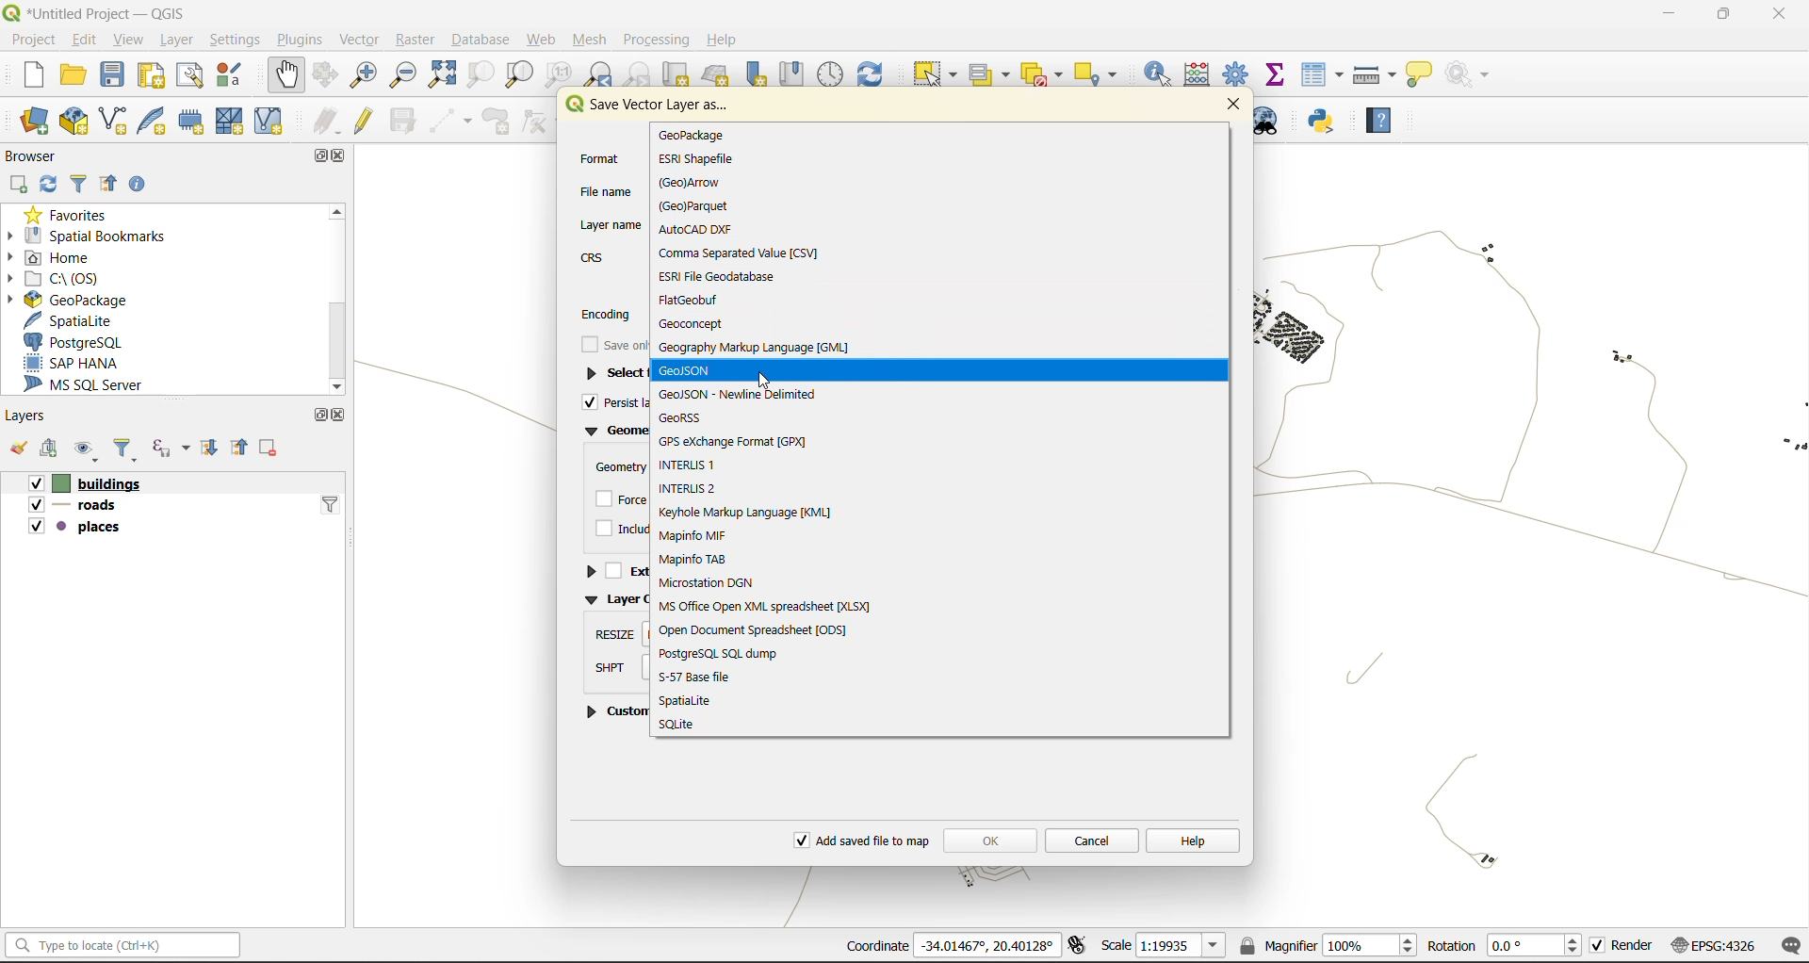 The height and width of the screenshot is (963, 1809). What do you see at coordinates (738, 394) in the screenshot?
I see `geo json new` at bounding box center [738, 394].